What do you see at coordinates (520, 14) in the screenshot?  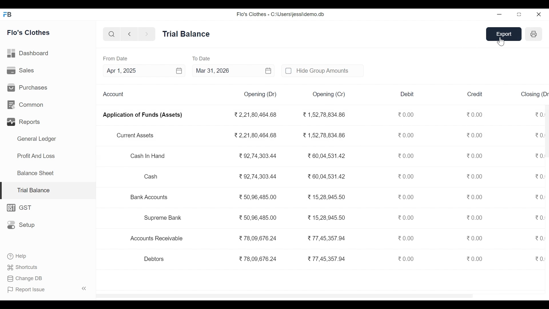 I see `Restore` at bounding box center [520, 14].